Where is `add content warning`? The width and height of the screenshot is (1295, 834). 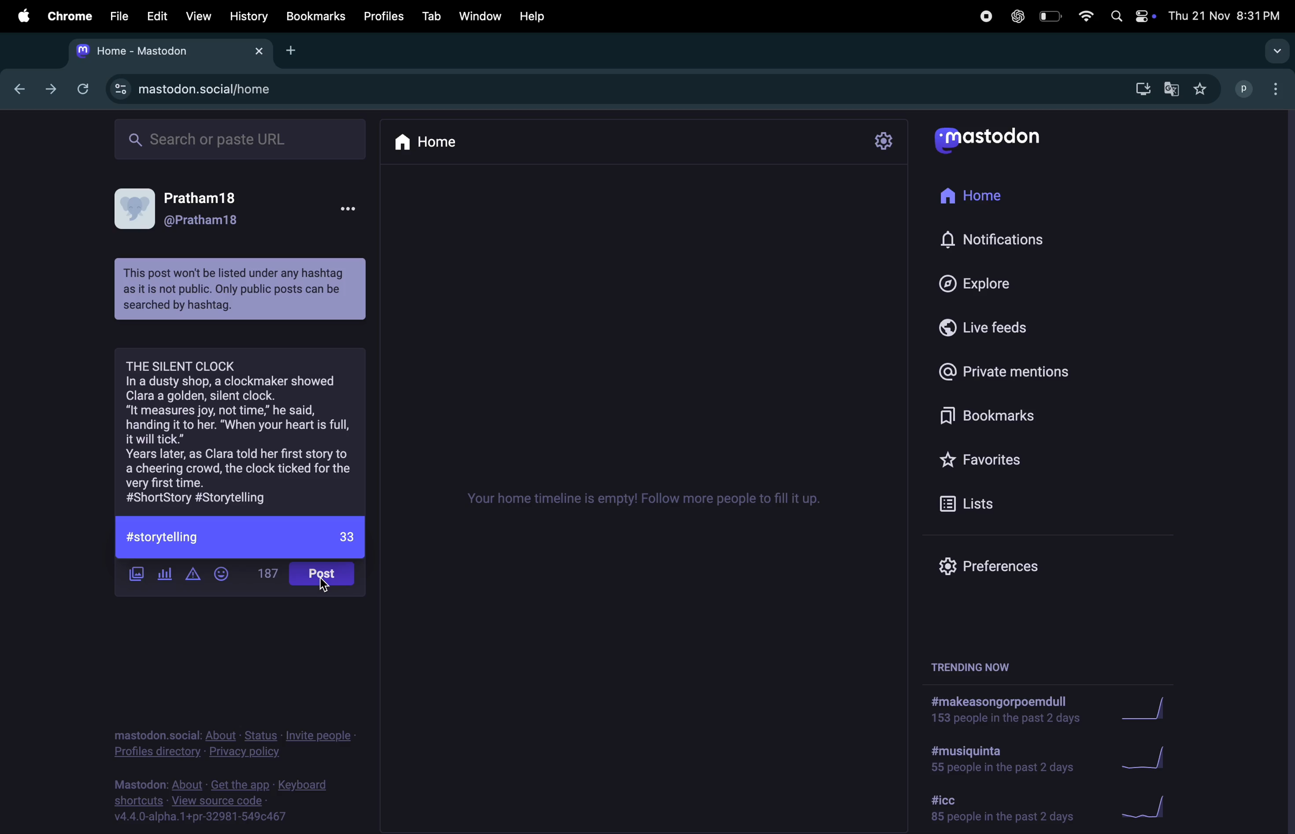
add content warning is located at coordinates (193, 576).